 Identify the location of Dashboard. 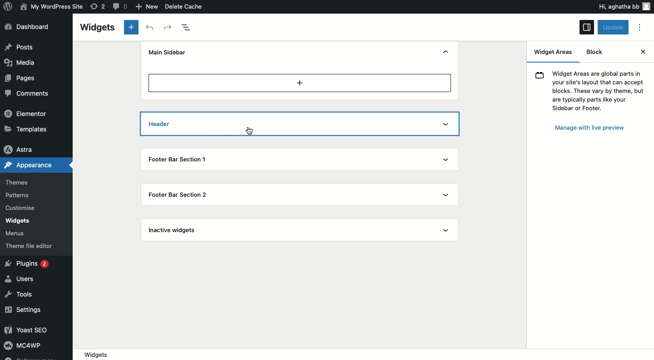
(30, 27).